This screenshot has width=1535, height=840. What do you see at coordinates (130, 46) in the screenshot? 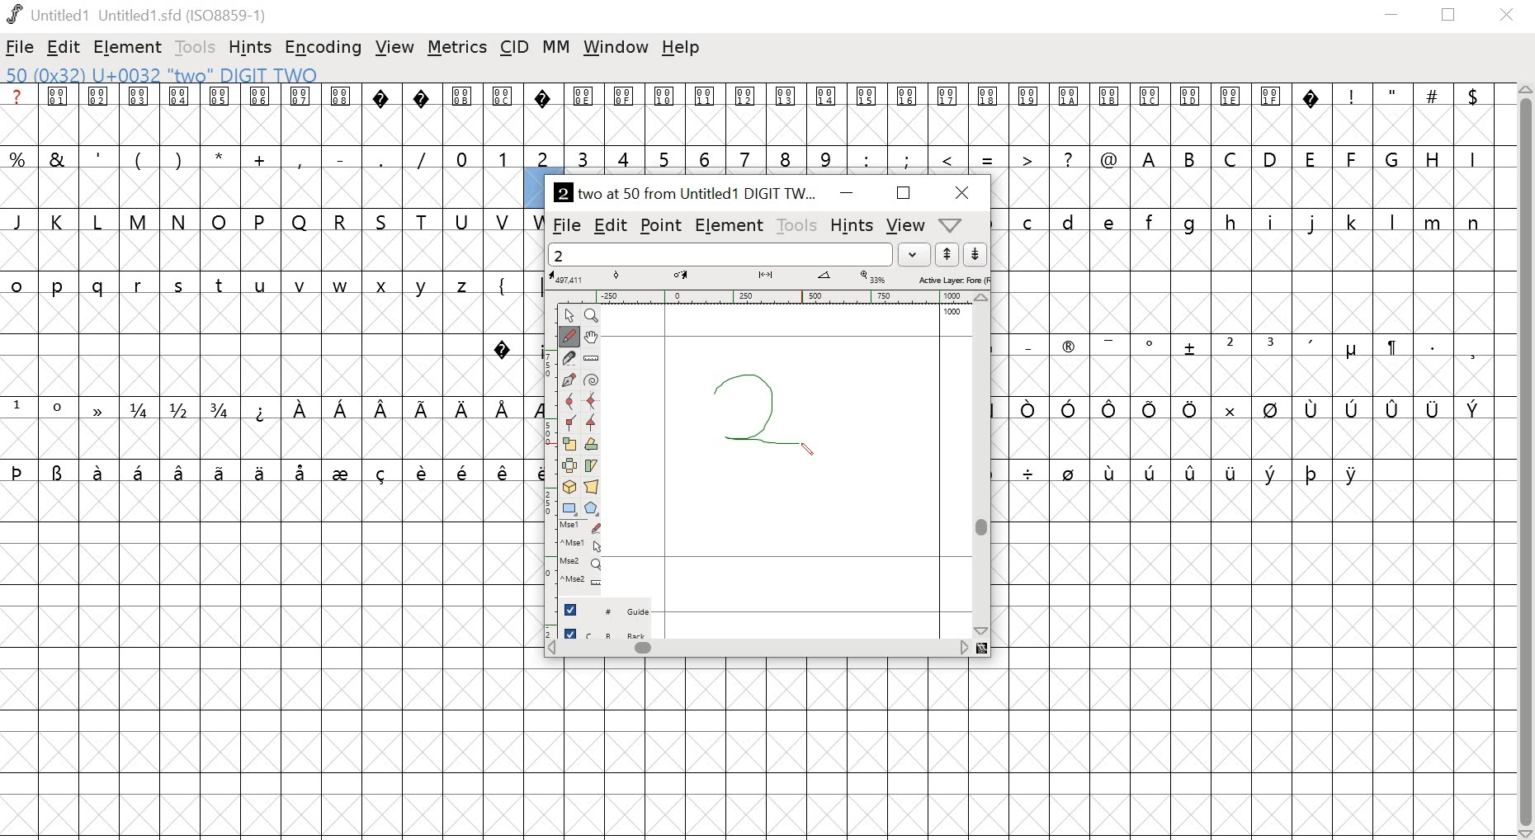
I see `element` at bounding box center [130, 46].